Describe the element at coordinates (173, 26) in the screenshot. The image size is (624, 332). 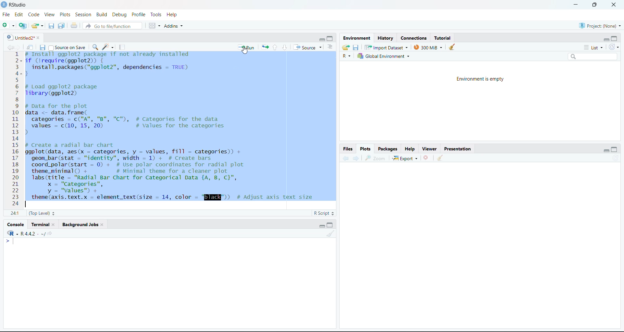
I see ` Addins ` at that location.